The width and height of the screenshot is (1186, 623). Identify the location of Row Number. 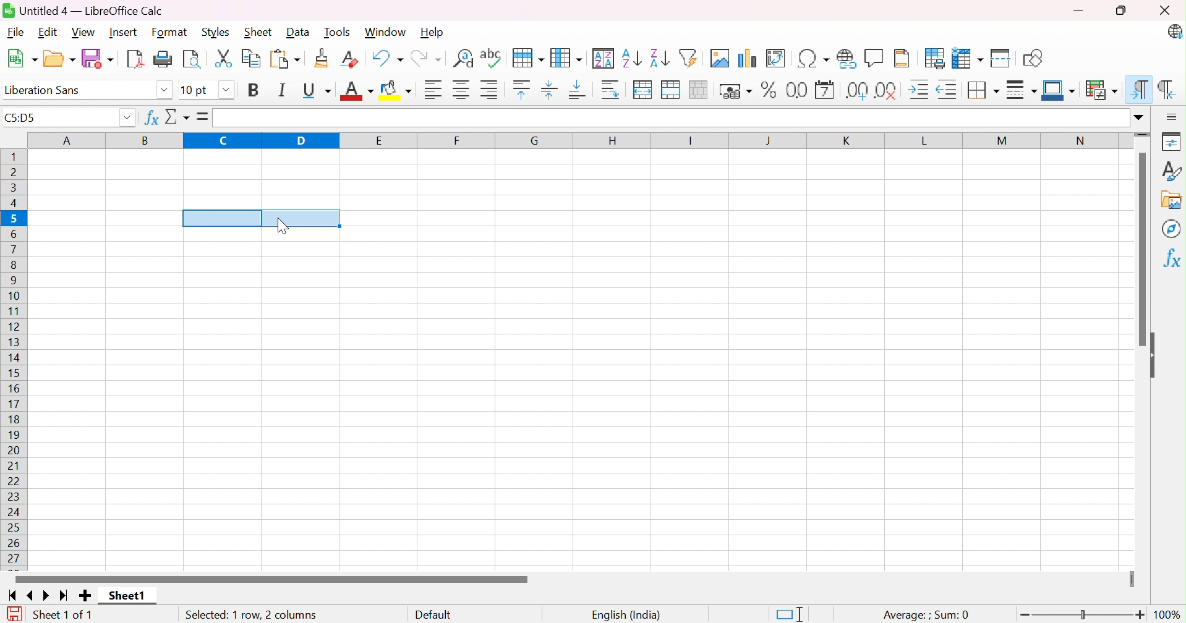
(15, 357).